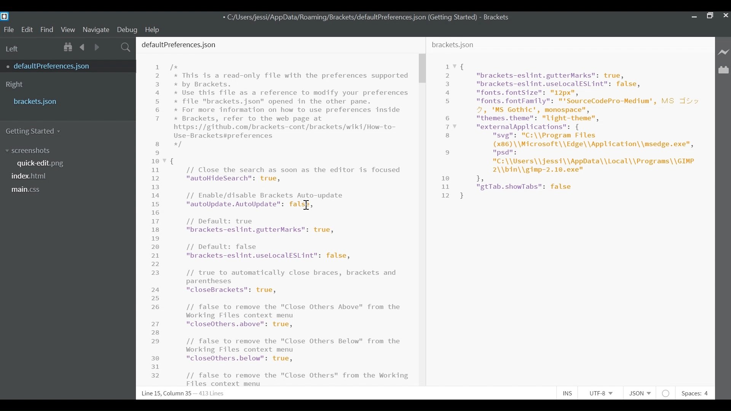 This screenshot has height=411, width=731. What do you see at coordinates (639, 393) in the screenshot?
I see `Select File Type` at bounding box center [639, 393].